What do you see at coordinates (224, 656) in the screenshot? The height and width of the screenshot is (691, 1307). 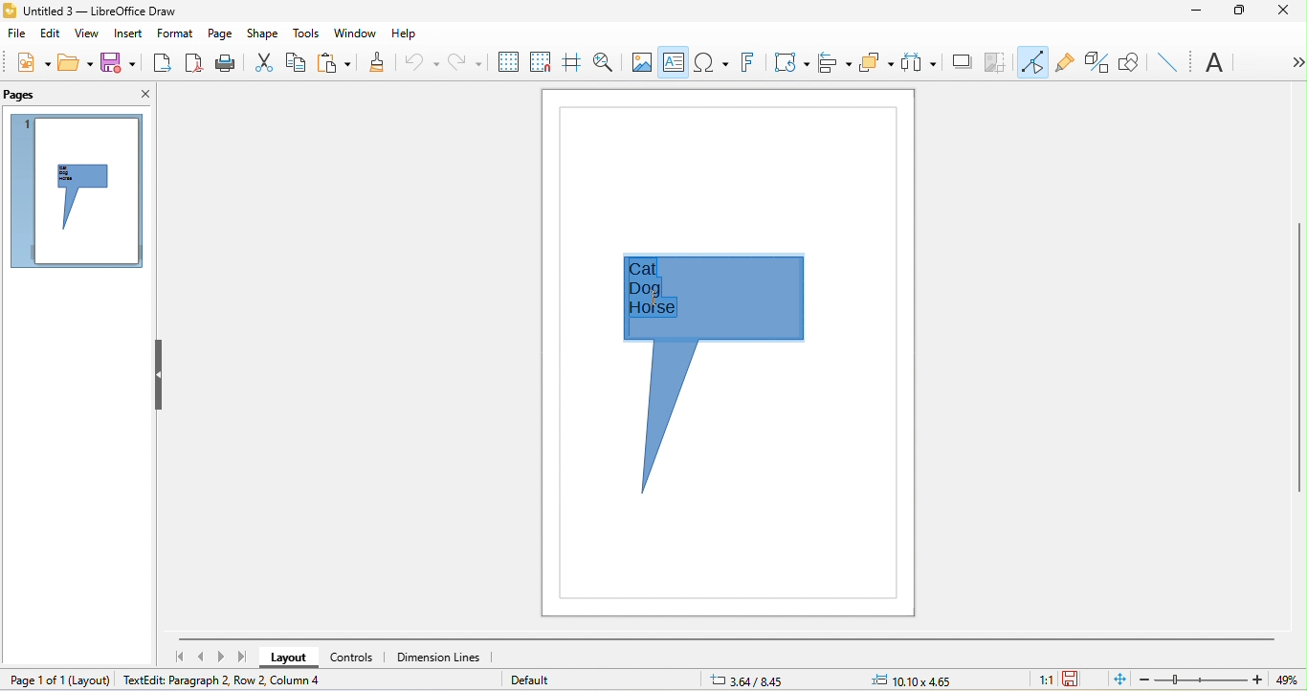 I see `next page` at bounding box center [224, 656].